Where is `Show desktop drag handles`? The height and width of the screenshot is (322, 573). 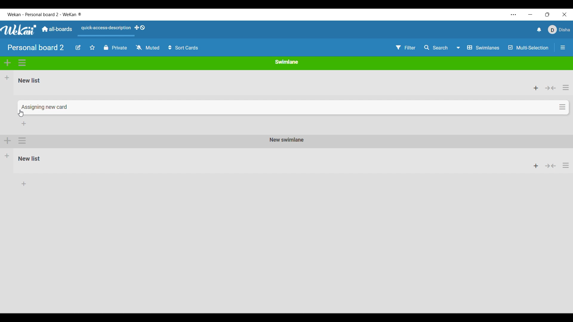 Show desktop drag handles is located at coordinates (140, 27).